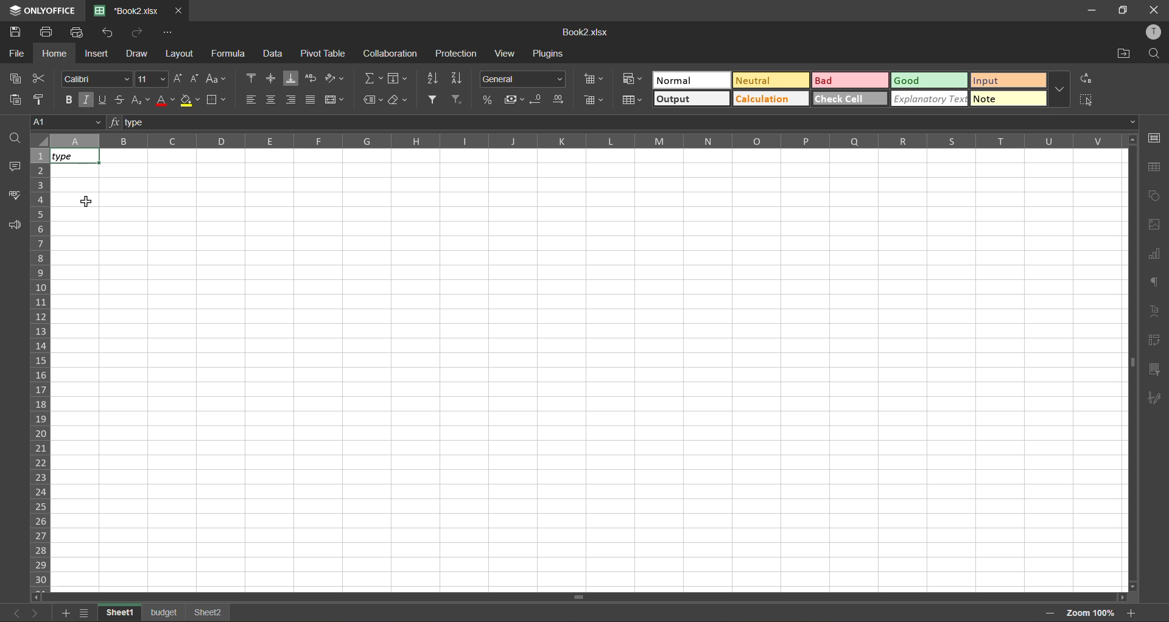 Image resolution: width=1169 pixels, height=622 pixels. I want to click on accounting, so click(514, 100).